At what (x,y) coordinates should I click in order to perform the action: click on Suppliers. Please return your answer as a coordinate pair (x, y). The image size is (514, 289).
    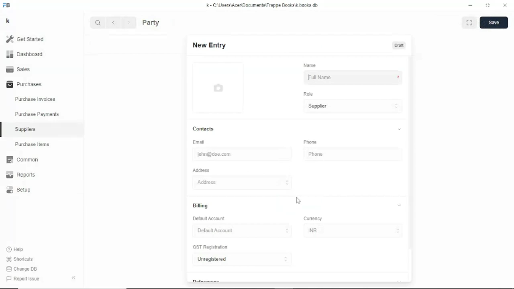
    Looking at the image, I should click on (26, 129).